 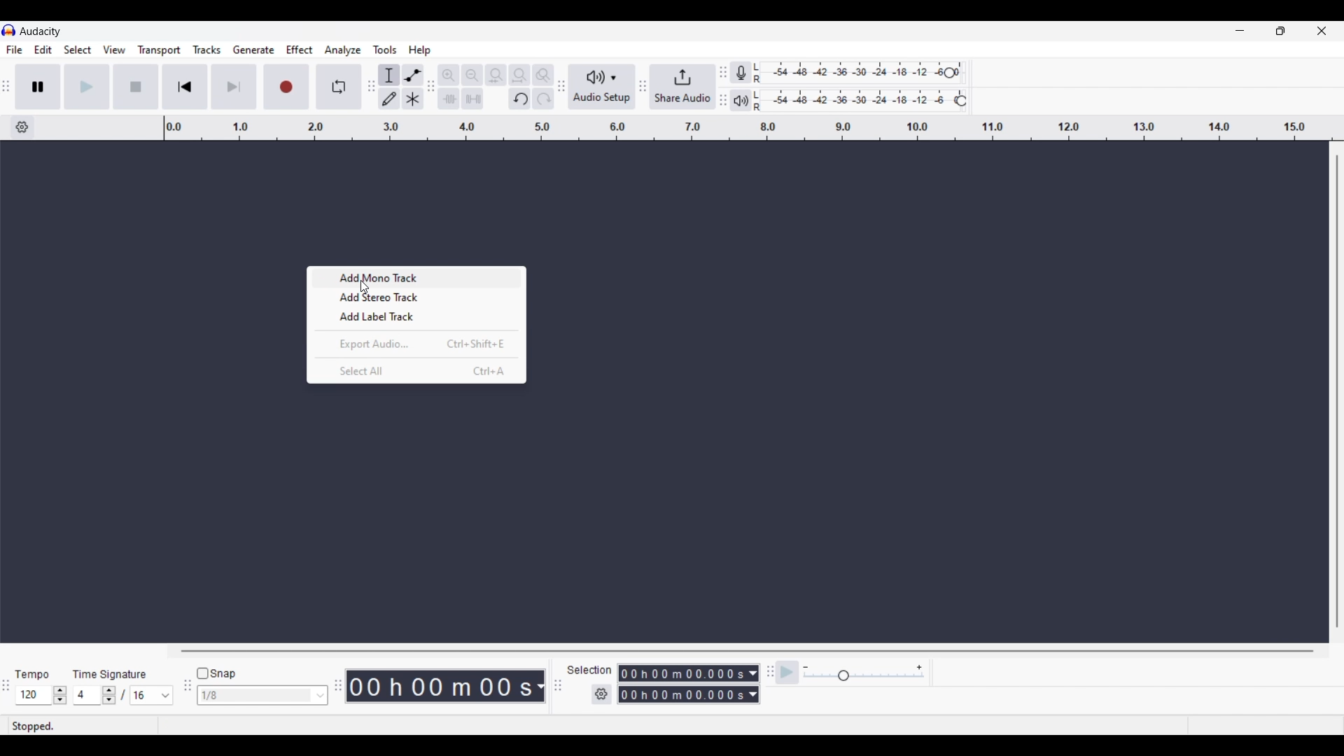 I want to click on Time signature options, so click(x=166, y=696).